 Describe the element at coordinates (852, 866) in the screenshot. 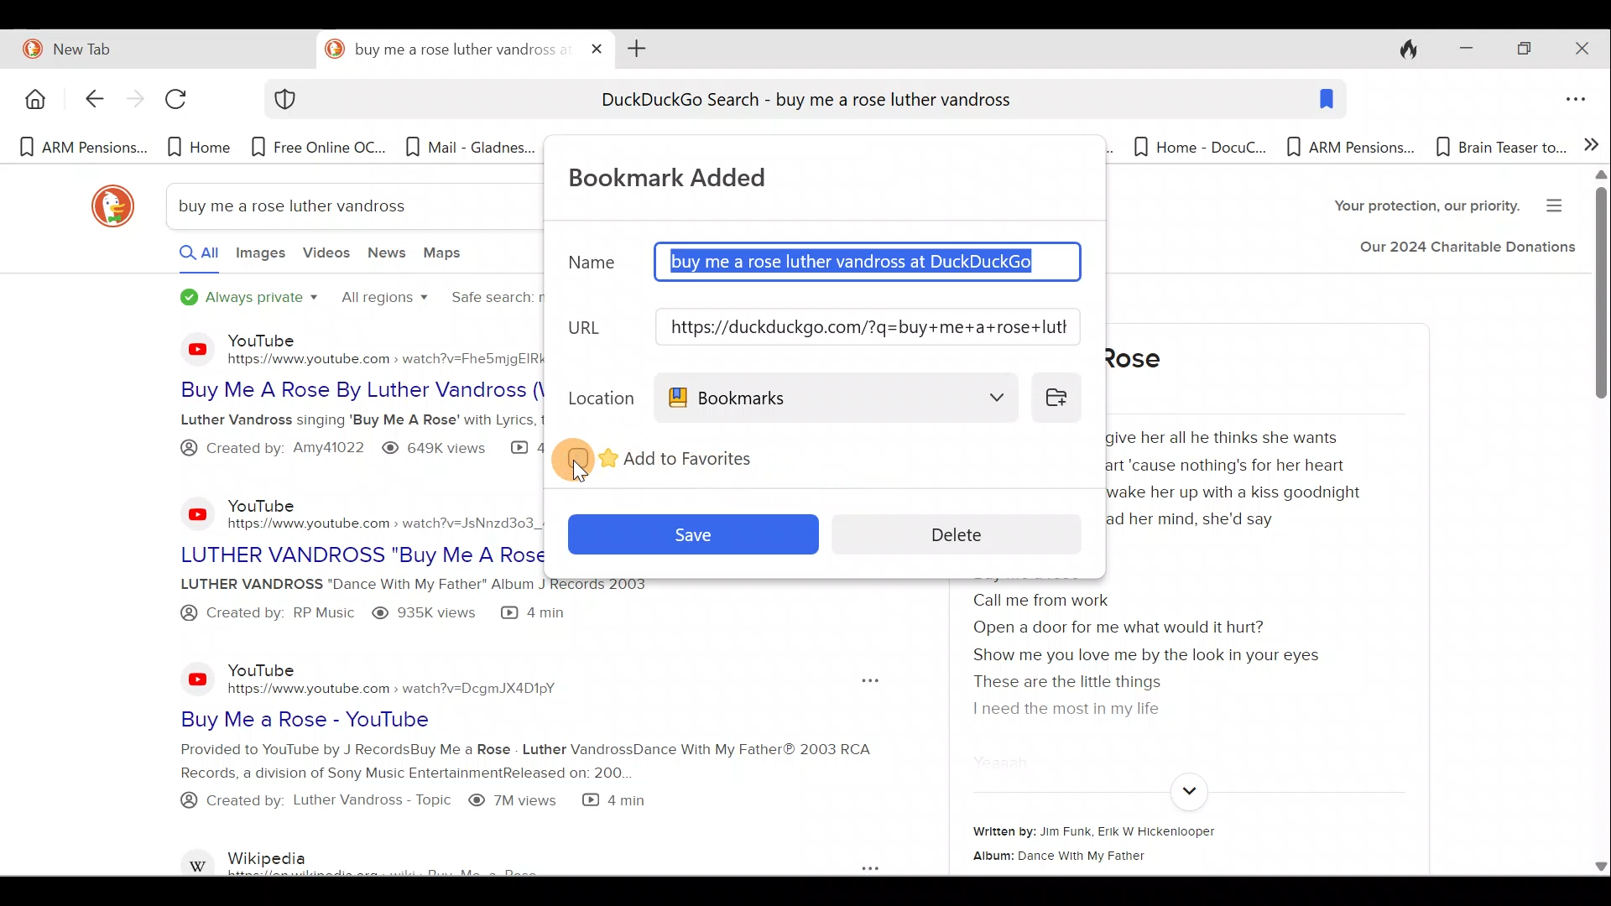

I see `Pop out` at that location.